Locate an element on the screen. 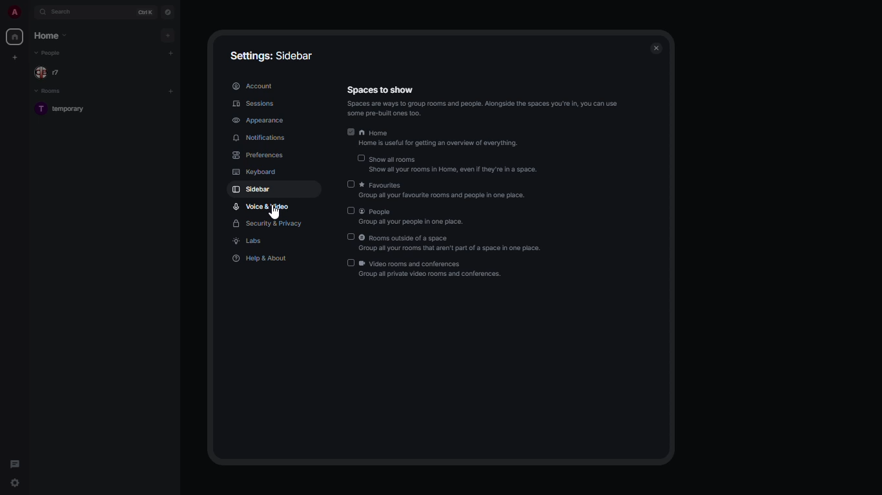 The width and height of the screenshot is (882, 495). navigator is located at coordinates (169, 12).